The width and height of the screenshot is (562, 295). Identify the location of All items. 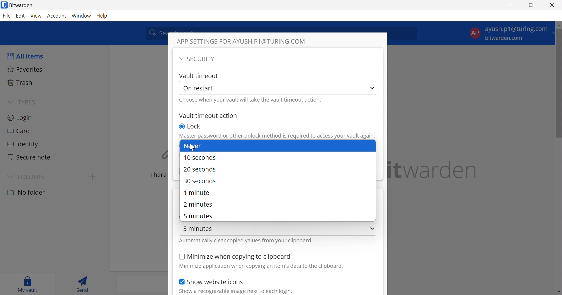
(26, 56).